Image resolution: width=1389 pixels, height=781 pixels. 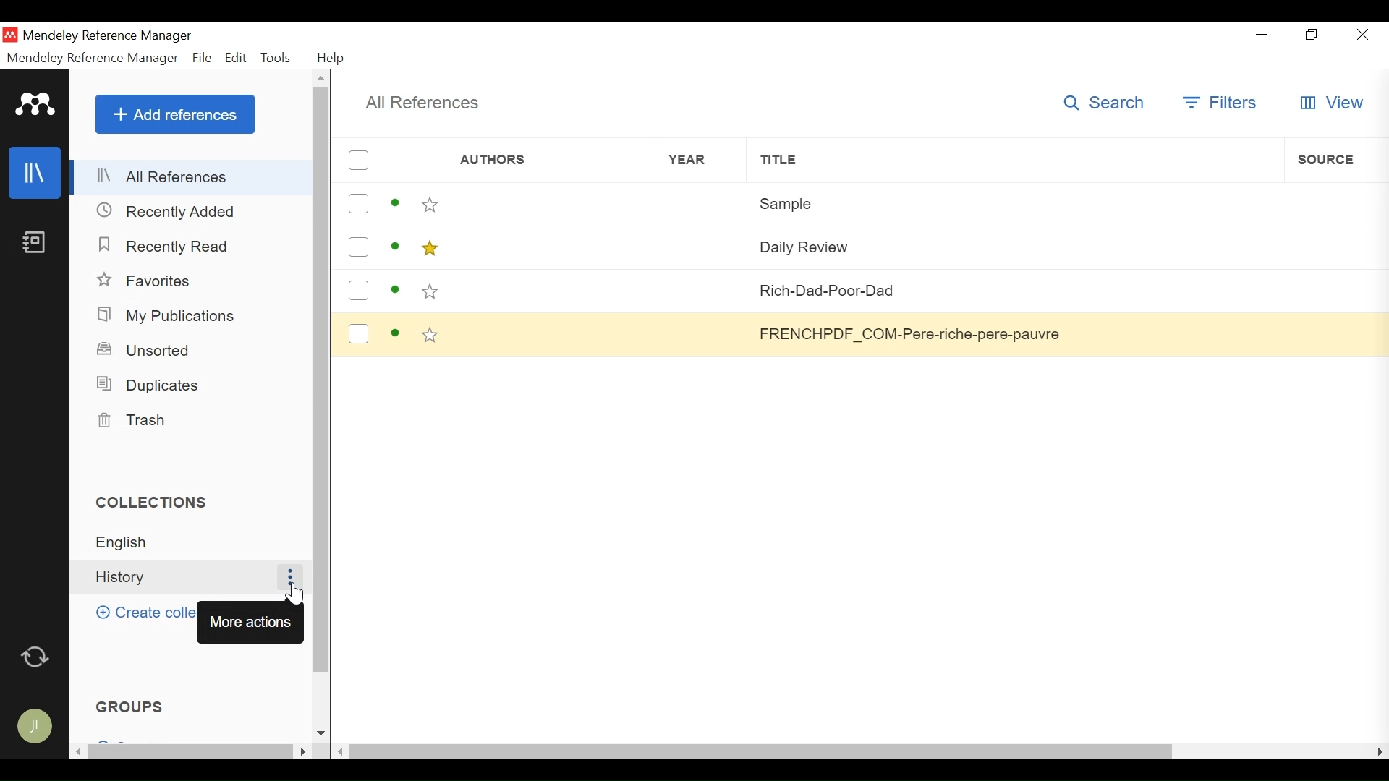 I want to click on (un)select, so click(x=358, y=290).